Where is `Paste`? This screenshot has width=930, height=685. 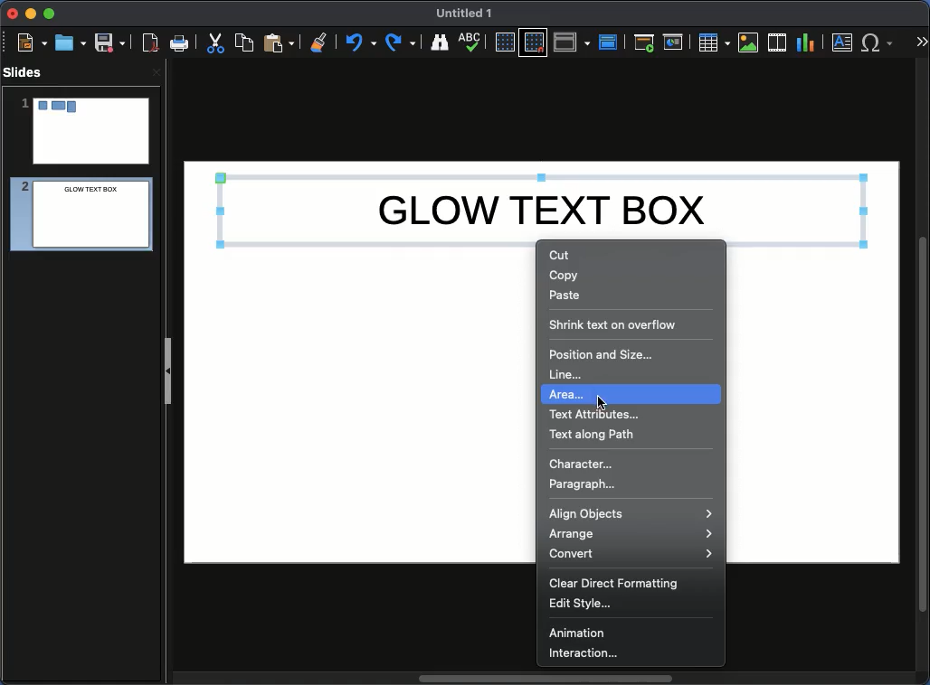 Paste is located at coordinates (566, 295).